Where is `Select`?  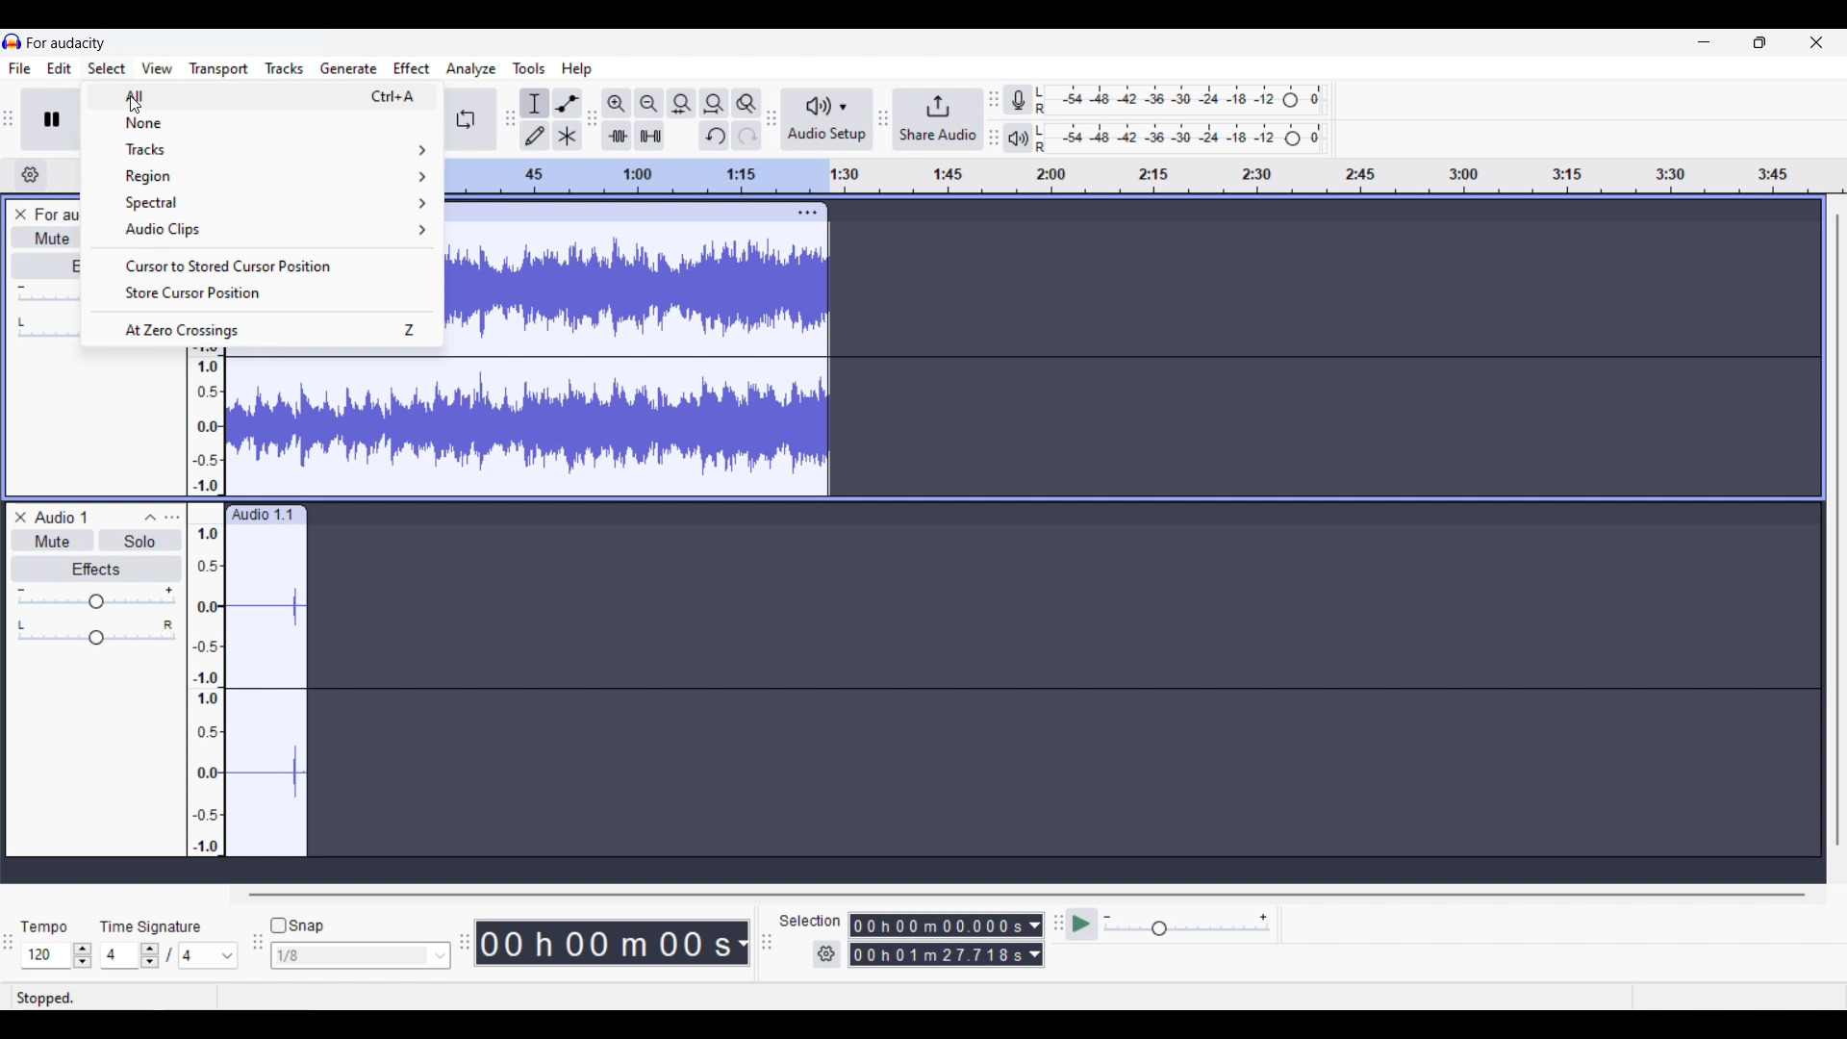 Select is located at coordinates (107, 67).